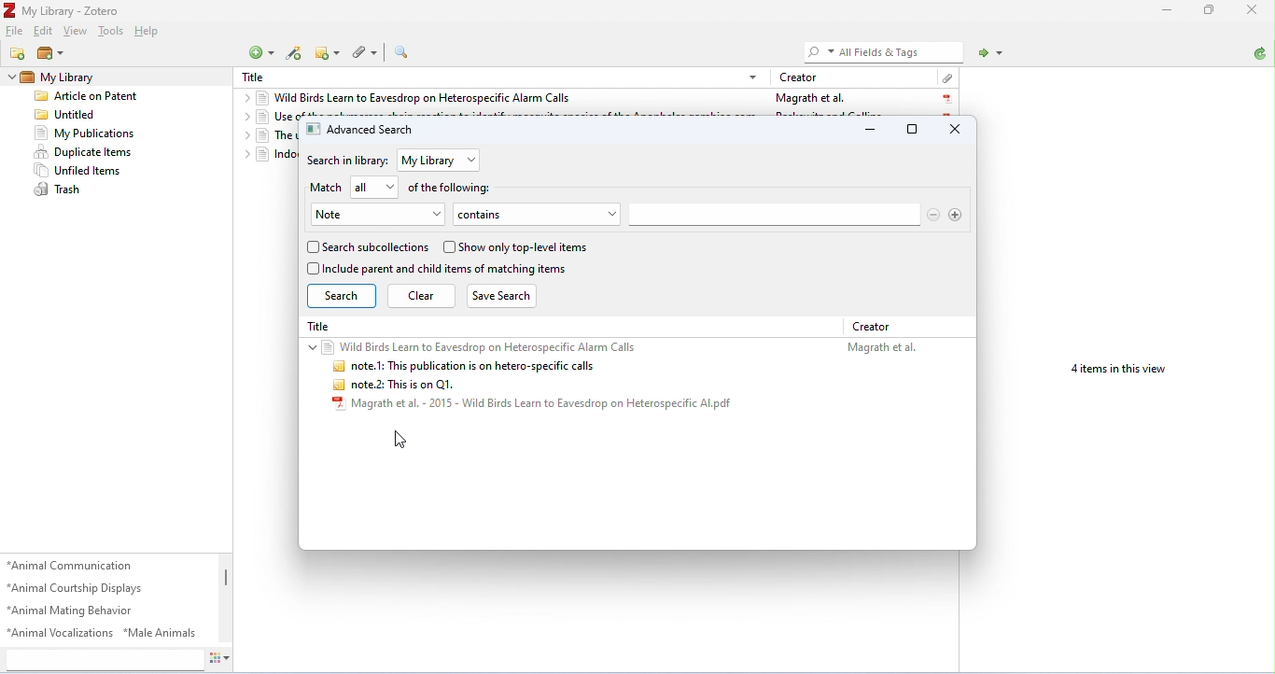  What do you see at coordinates (422, 295) in the screenshot?
I see `clear` at bounding box center [422, 295].